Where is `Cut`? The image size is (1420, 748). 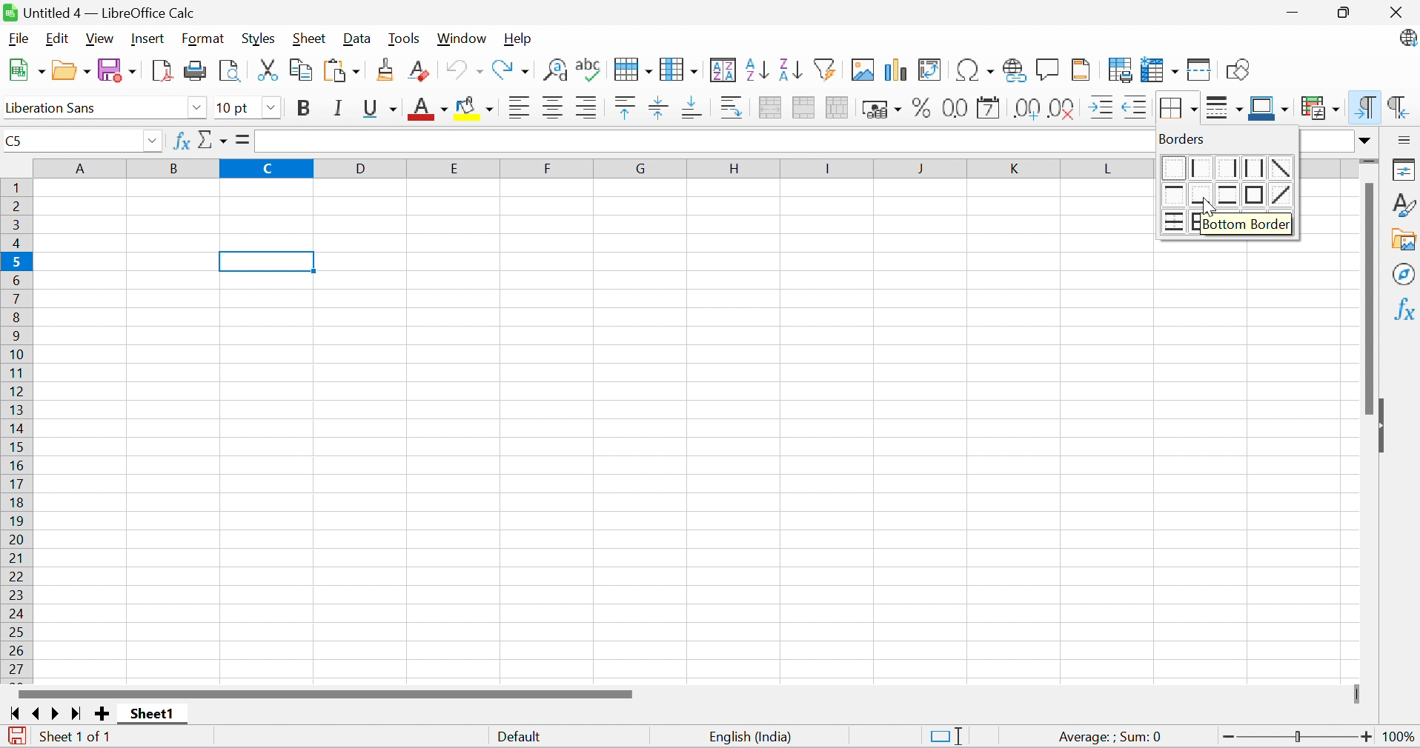
Cut is located at coordinates (268, 70).